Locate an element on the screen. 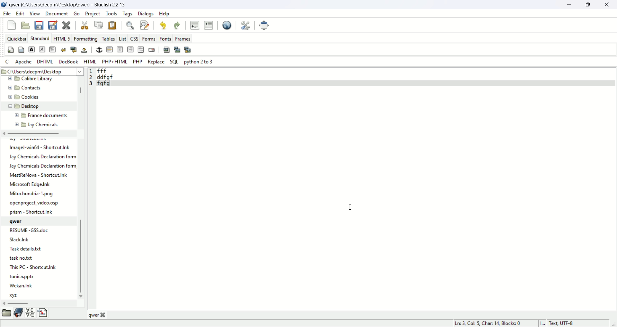  file is located at coordinates (33, 184).